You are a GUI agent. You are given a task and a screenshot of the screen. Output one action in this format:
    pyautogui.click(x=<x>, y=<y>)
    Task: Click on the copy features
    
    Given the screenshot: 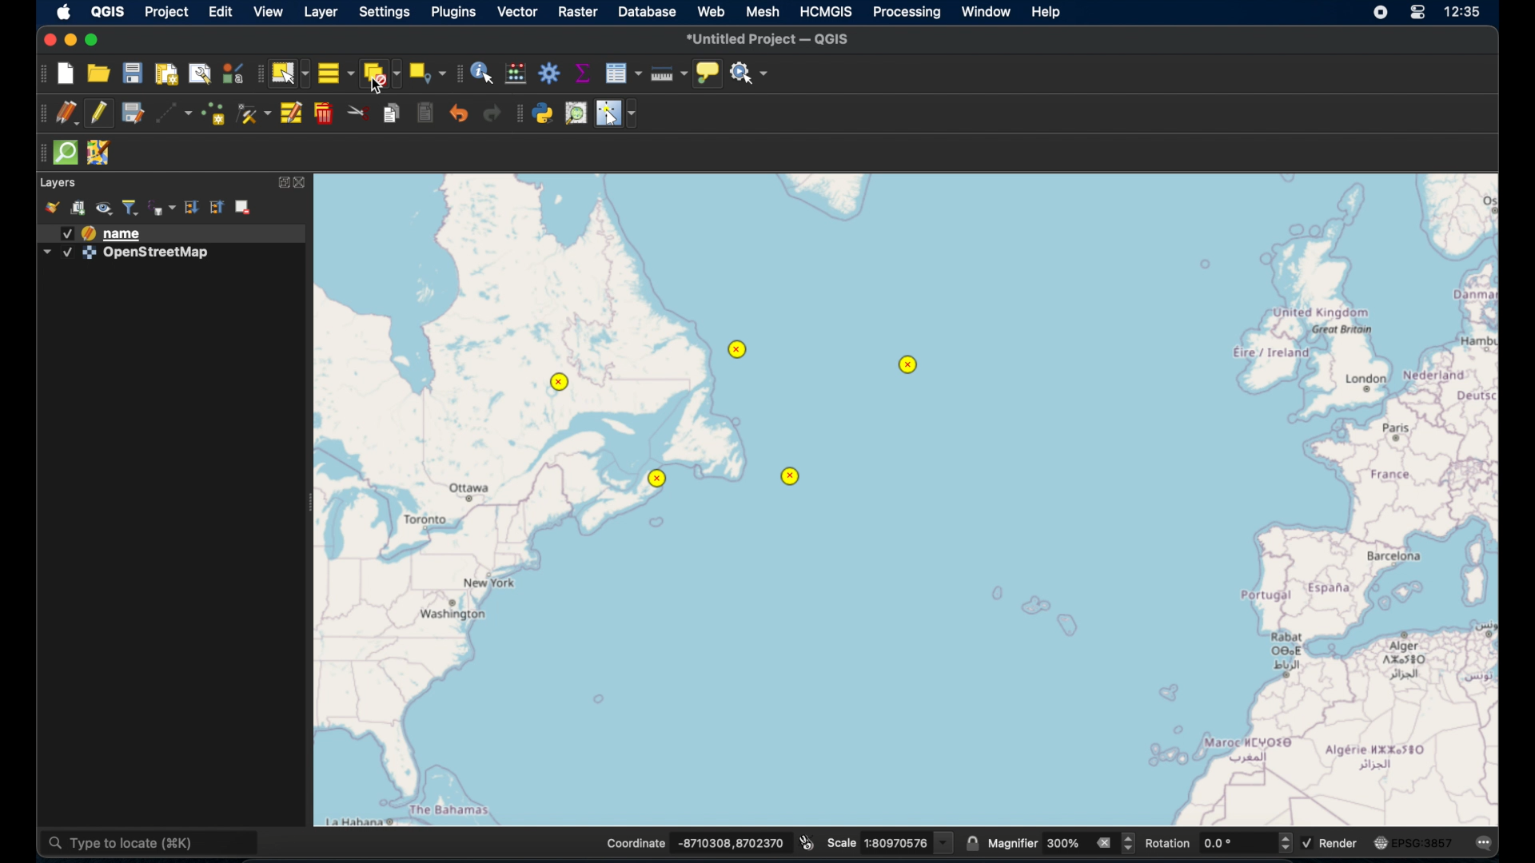 What is the action you would take?
    pyautogui.click(x=391, y=114)
    